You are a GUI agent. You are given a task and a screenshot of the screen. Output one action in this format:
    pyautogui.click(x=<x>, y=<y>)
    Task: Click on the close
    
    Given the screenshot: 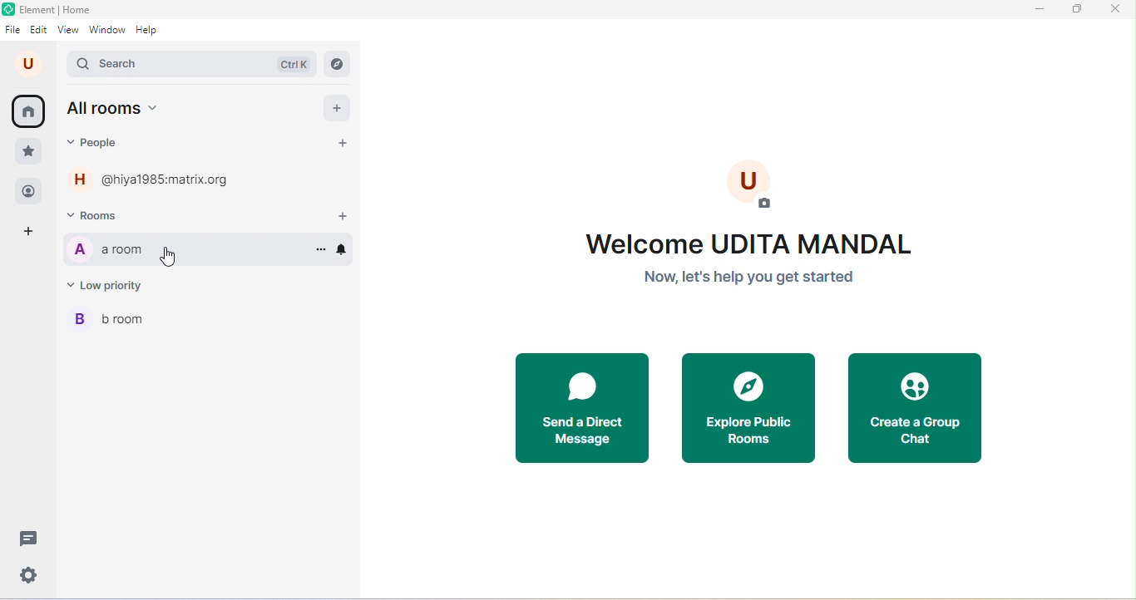 What is the action you would take?
    pyautogui.click(x=1117, y=10)
    